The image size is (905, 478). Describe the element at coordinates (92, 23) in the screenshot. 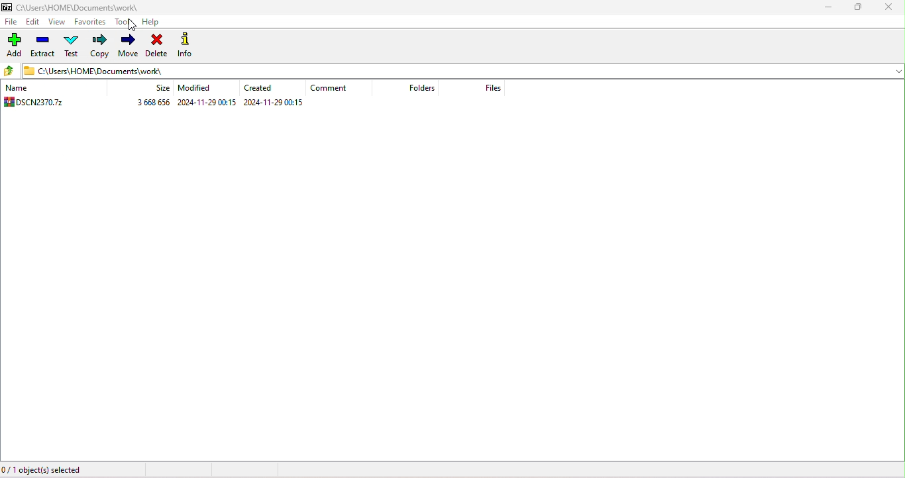

I see `favorites` at that location.